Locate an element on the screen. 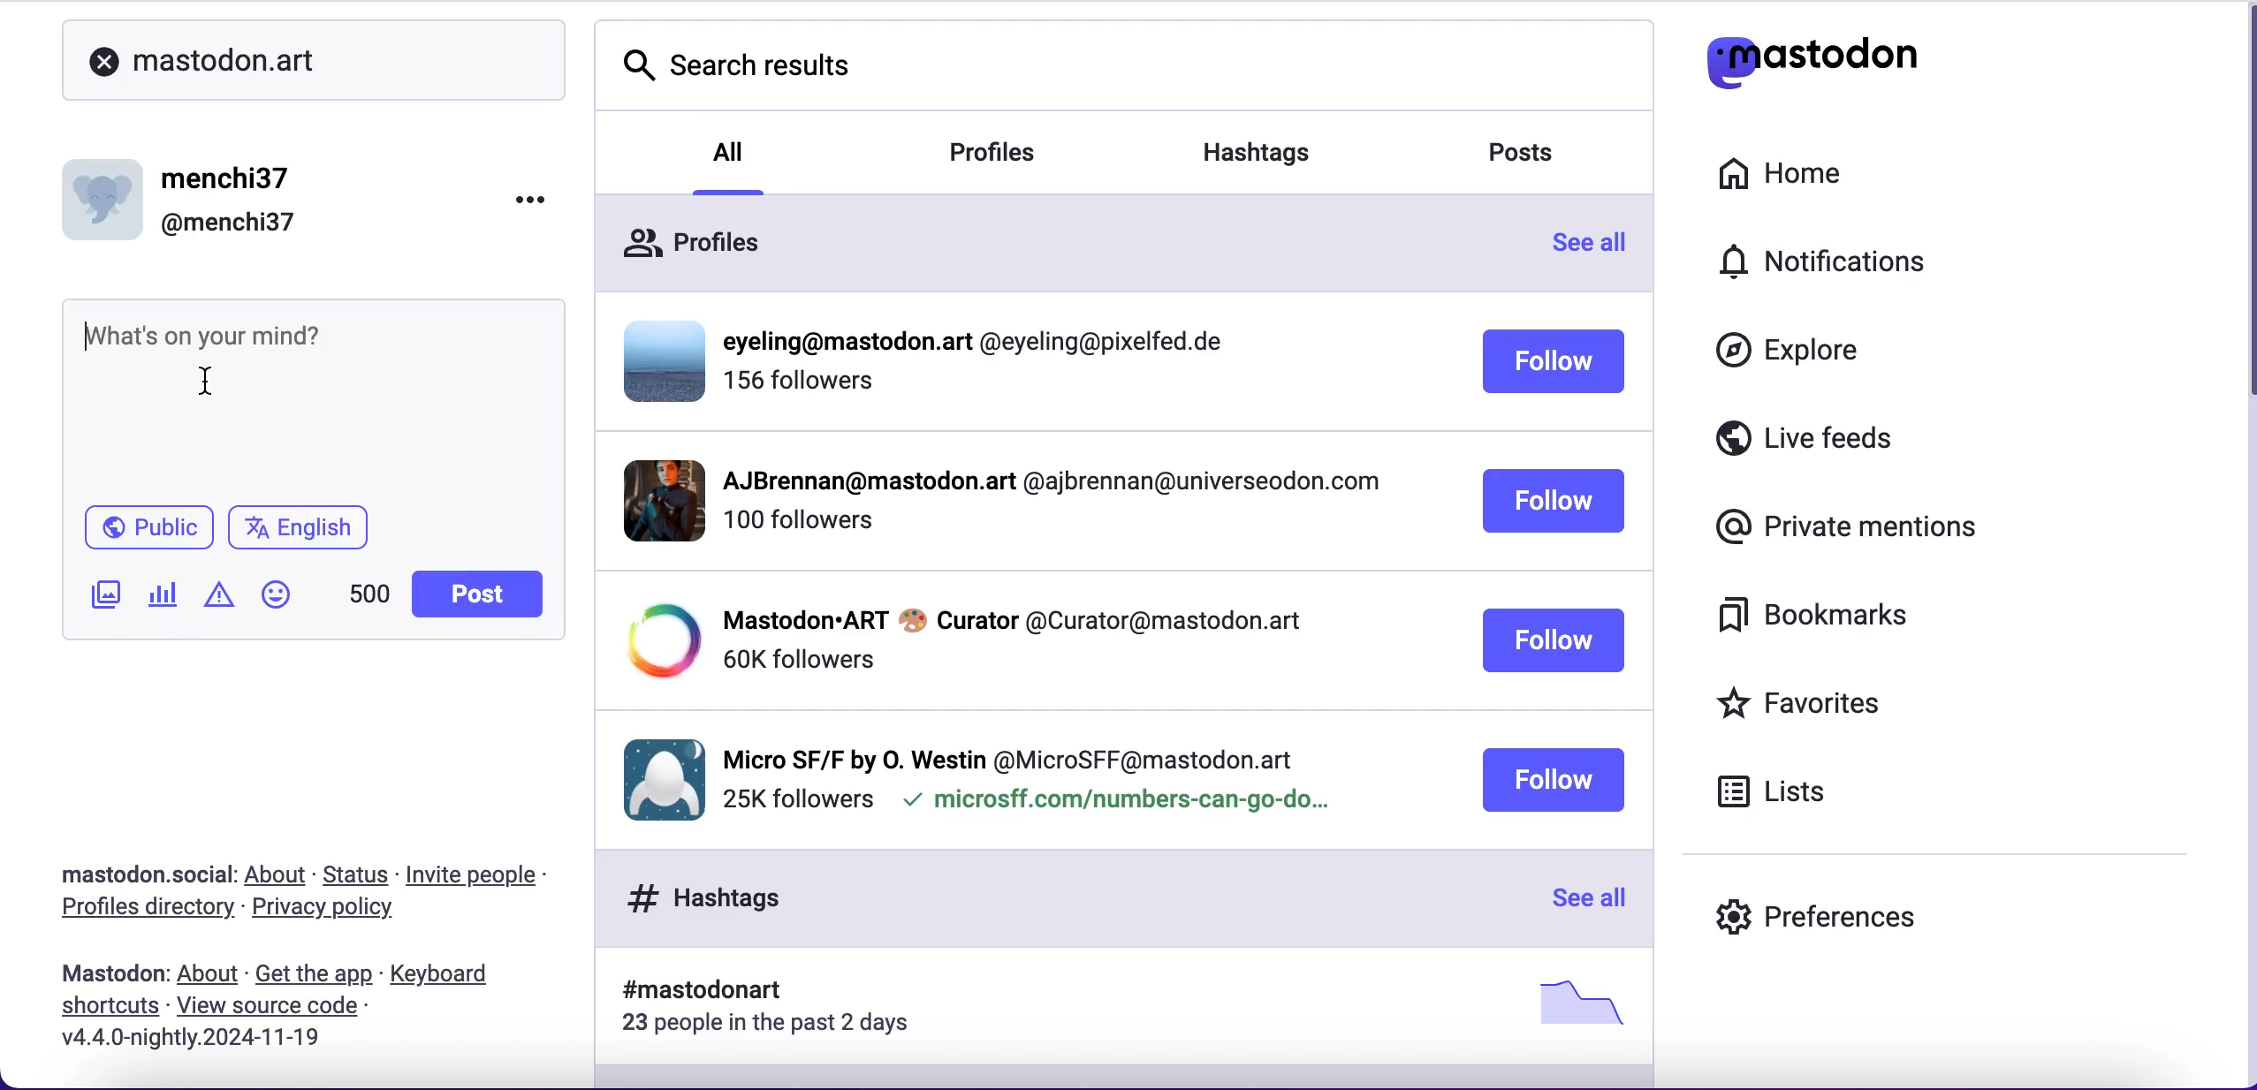 This screenshot has height=1090, width=2257. profile is located at coordinates (1048, 486).